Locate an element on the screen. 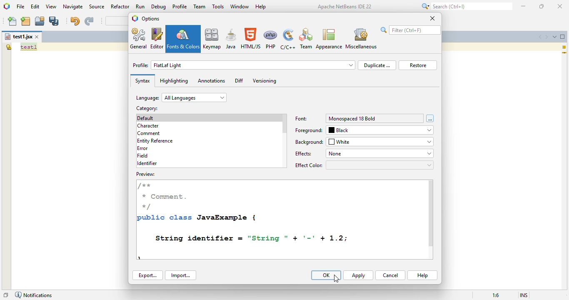 This screenshot has width=569, height=300. black is located at coordinates (380, 130).